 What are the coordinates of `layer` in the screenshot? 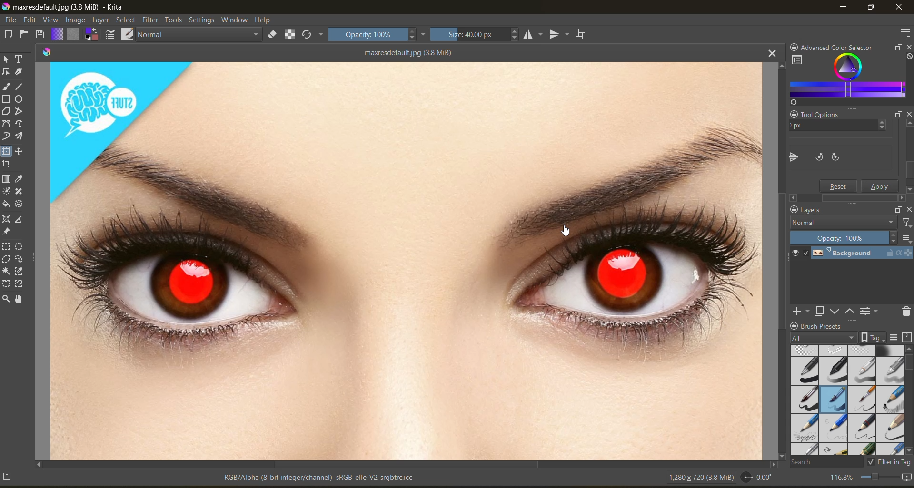 It's located at (861, 255).